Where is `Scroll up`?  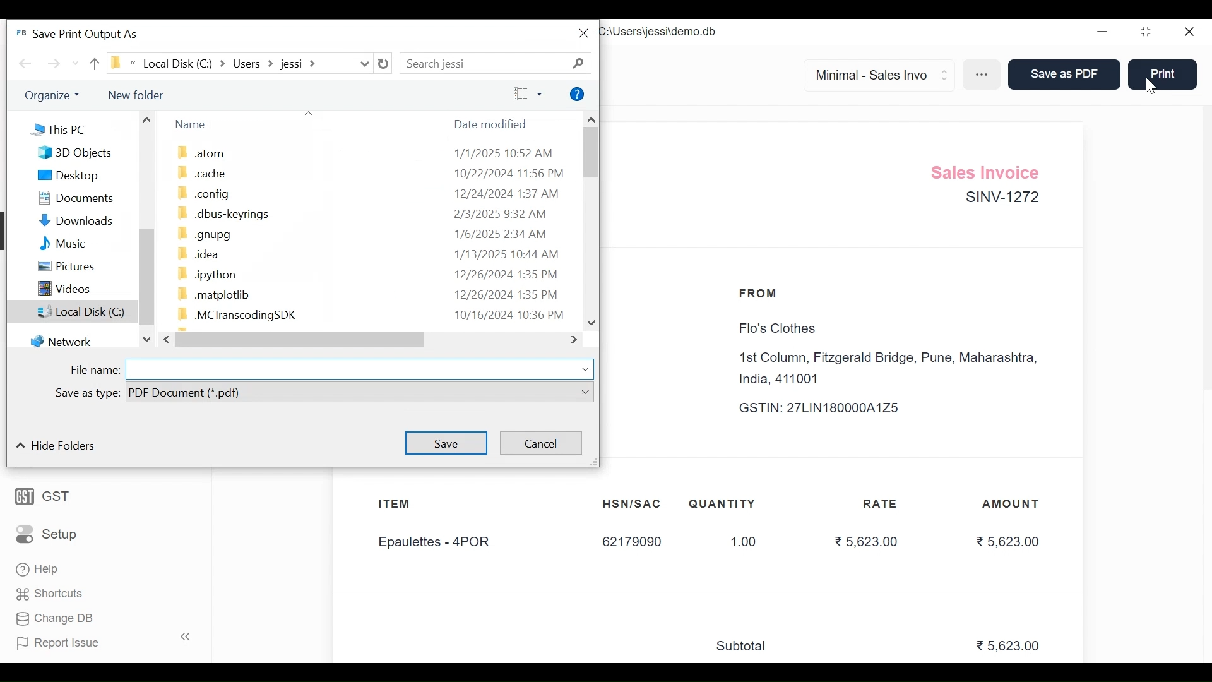
Scroll up is located at coordinates (146, 118).